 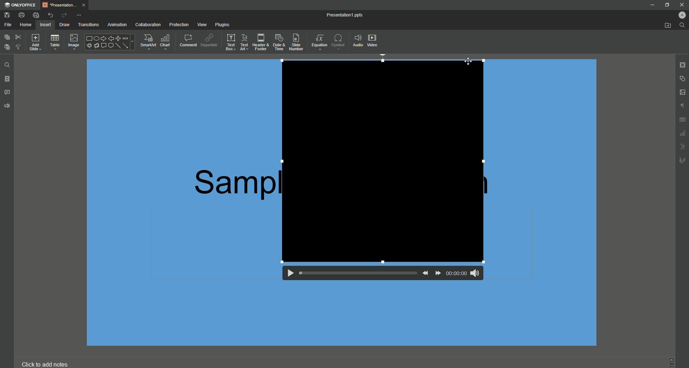 I want to click on Slides, so click(x=7, y=80).